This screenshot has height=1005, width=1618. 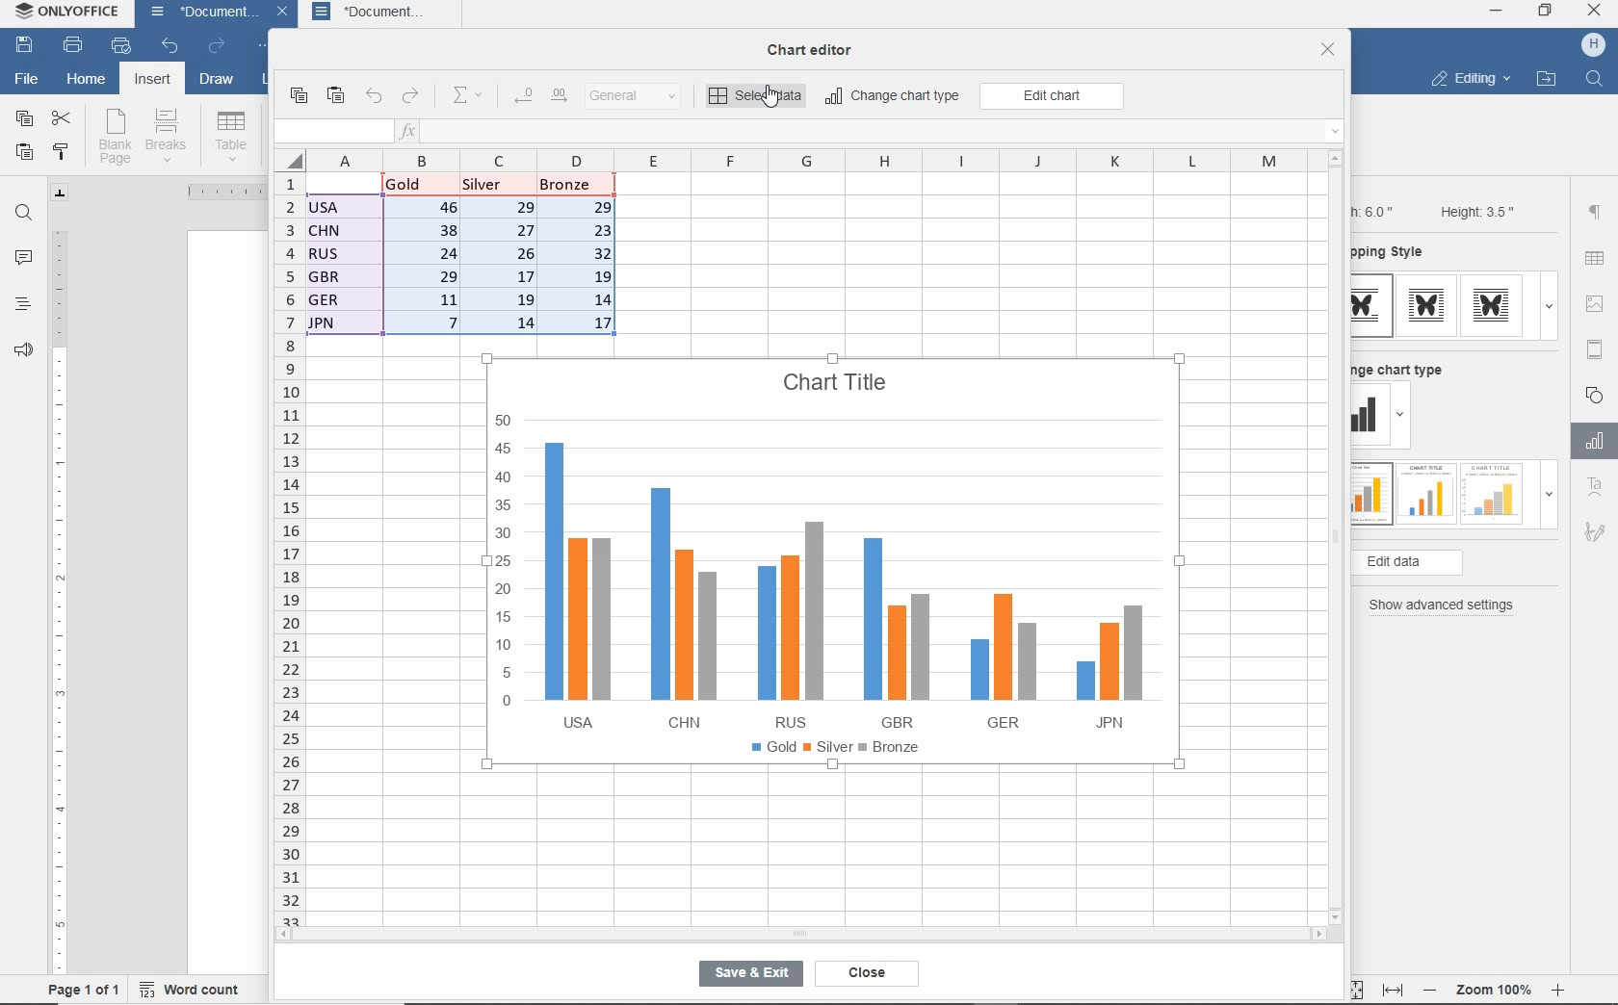 What do you see at coordinates (1497, 11) in the screenshot?
I see `minimize` at bounding box center [1497, 11].